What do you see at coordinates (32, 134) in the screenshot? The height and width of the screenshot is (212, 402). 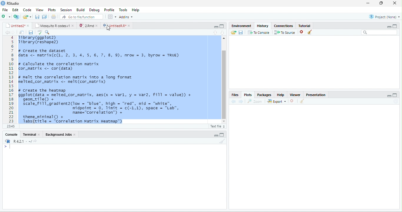 I see `terminal` at bounding box center [32, 134].